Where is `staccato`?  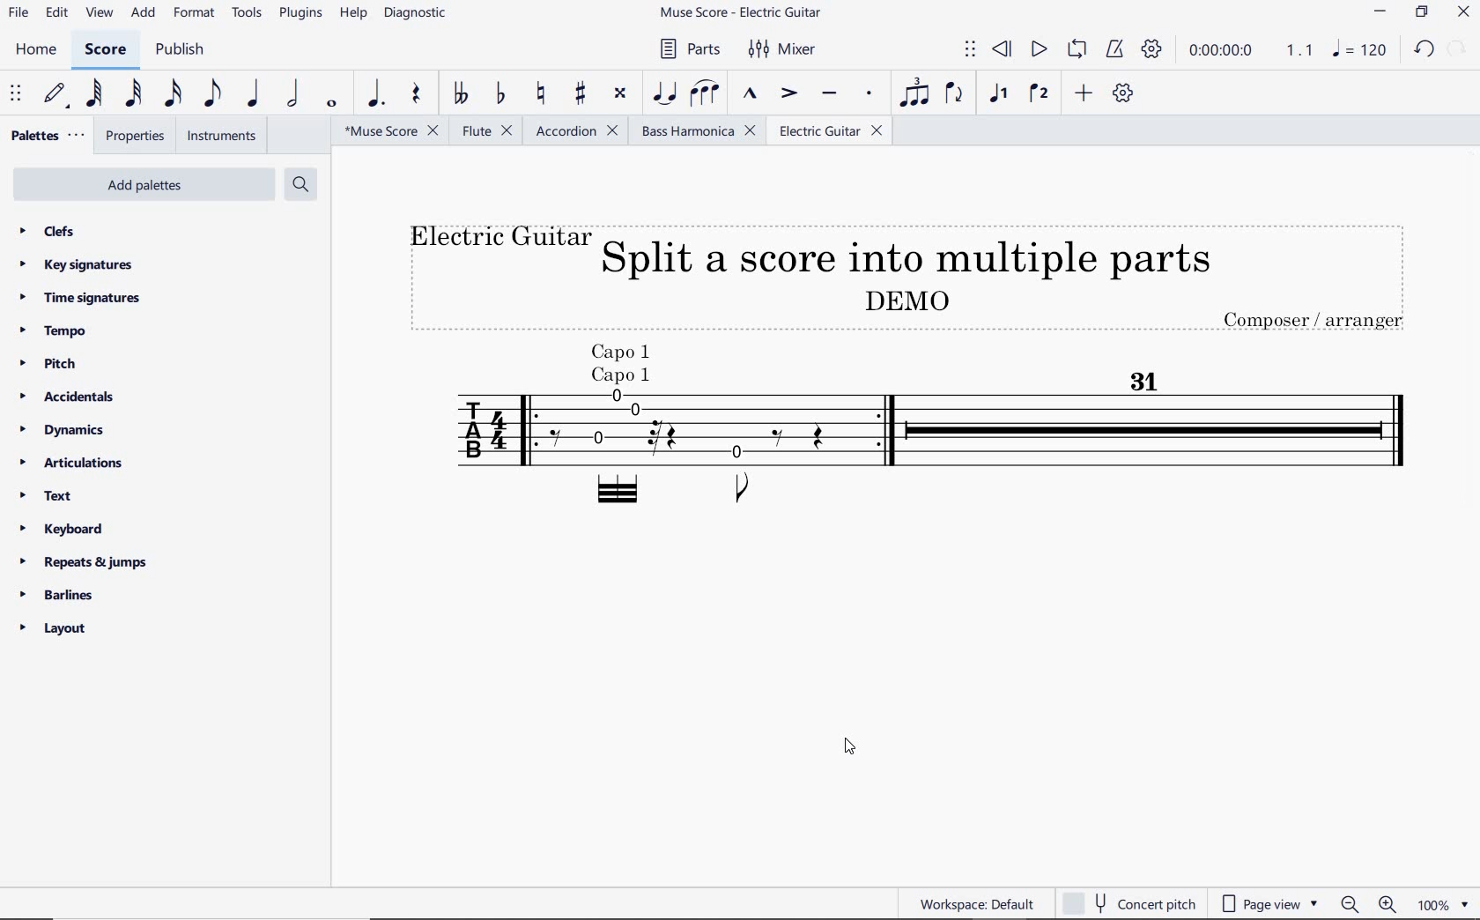 staccato is located at coordinates (871, 93).